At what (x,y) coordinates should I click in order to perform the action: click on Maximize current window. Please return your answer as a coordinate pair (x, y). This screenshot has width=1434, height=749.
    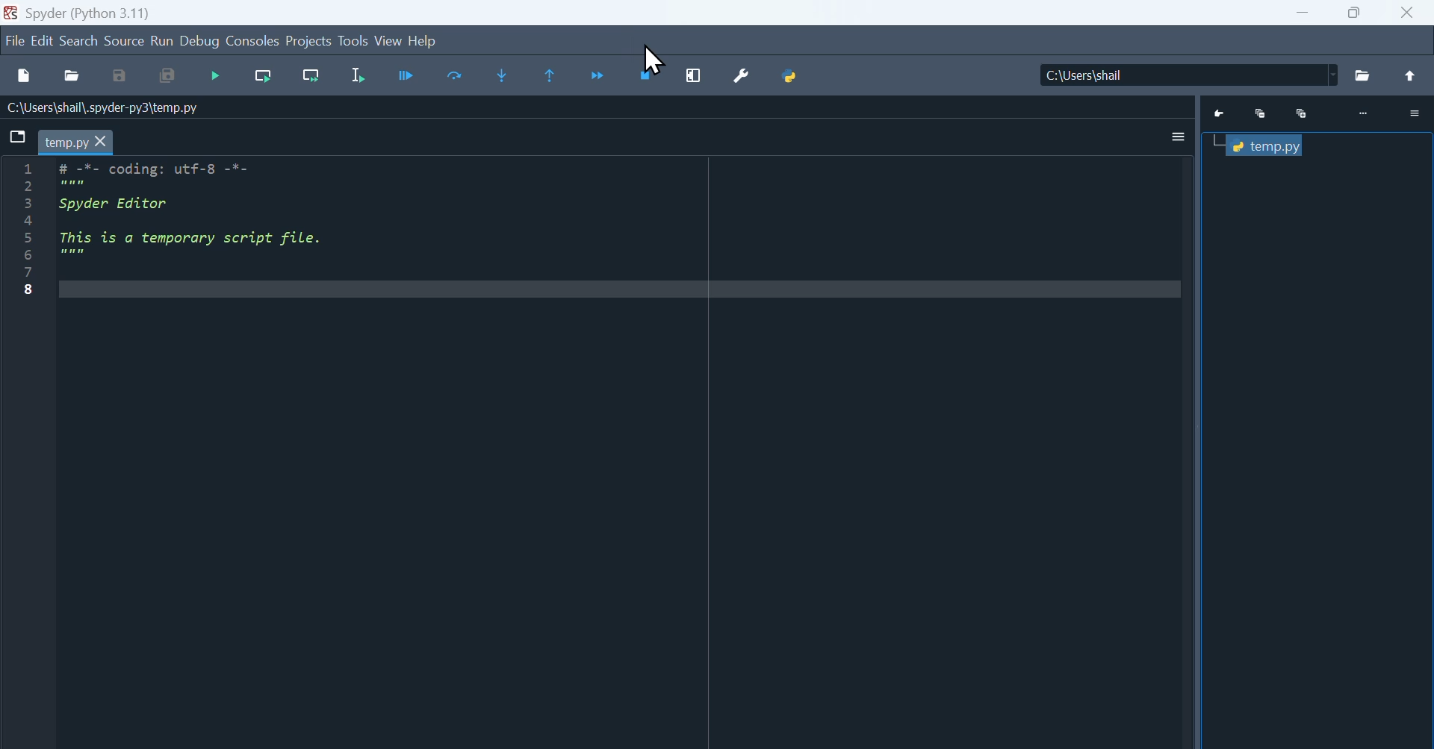
    Looking at the image, I should click on (694, 76).